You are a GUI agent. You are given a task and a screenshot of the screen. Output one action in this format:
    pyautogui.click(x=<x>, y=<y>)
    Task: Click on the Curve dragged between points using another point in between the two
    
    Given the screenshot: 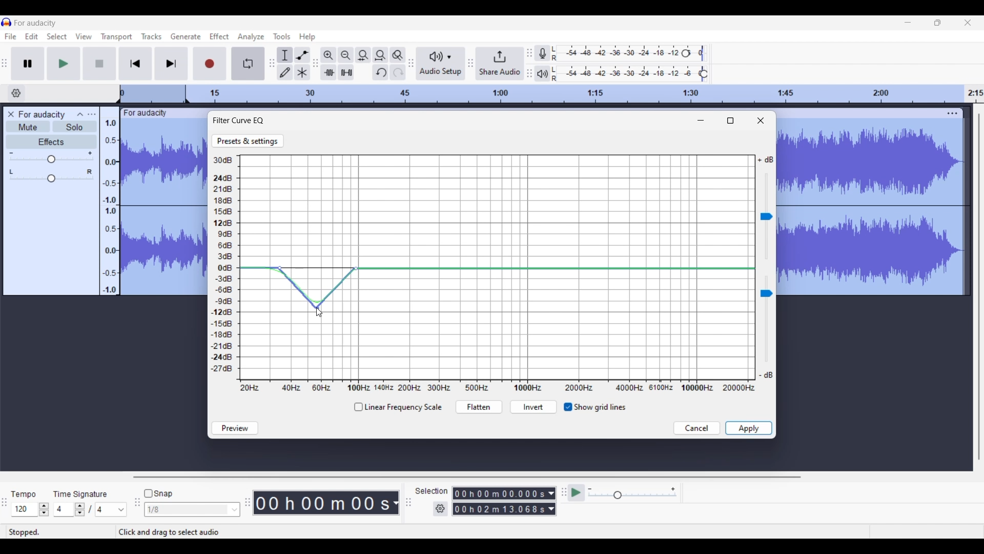 What is the action you would take?
    pyautogui.click(x=318, y=288)
    